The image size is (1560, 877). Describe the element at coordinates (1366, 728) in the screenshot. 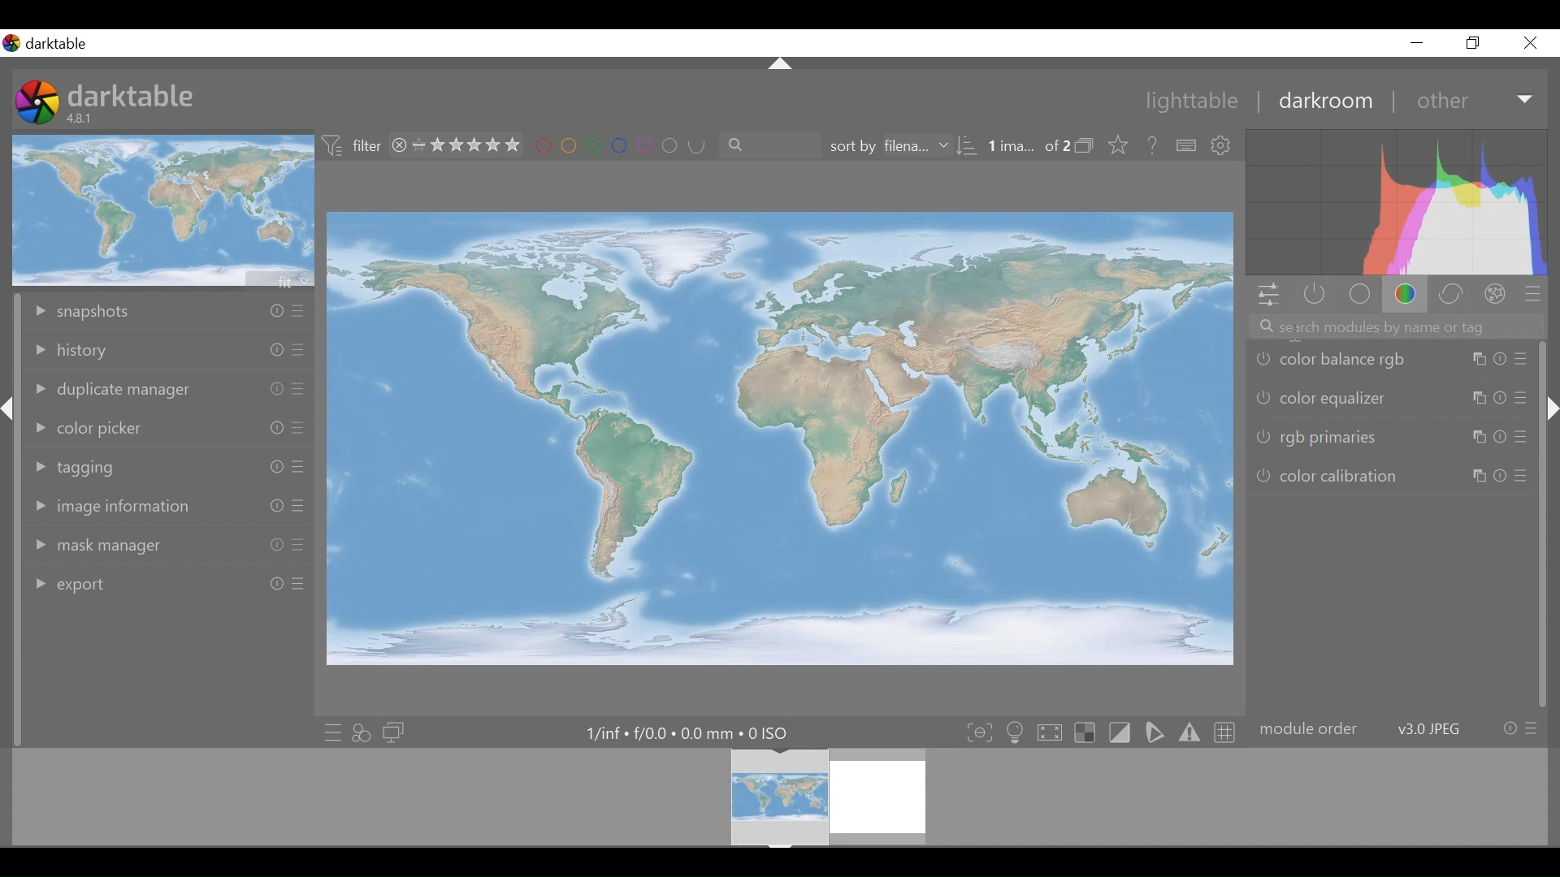

I see `module order` at that location.